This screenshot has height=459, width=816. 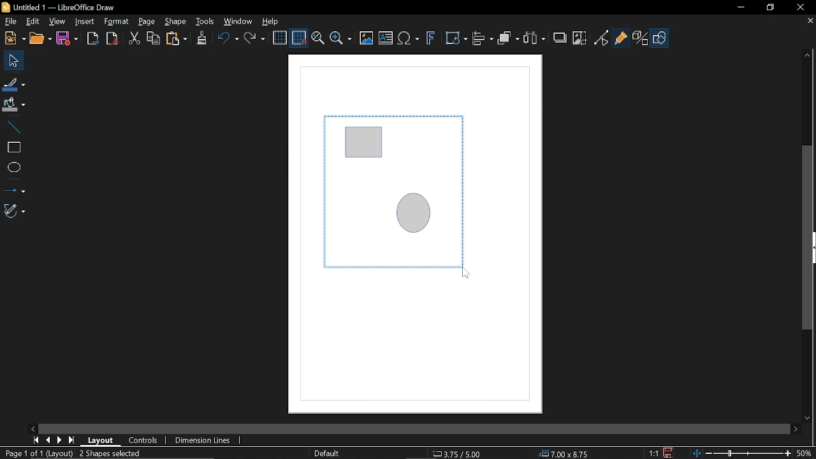 What do you see at coordinates (273, 21) in the screenshot?
I see `Help` at bounding box center [273, 21].